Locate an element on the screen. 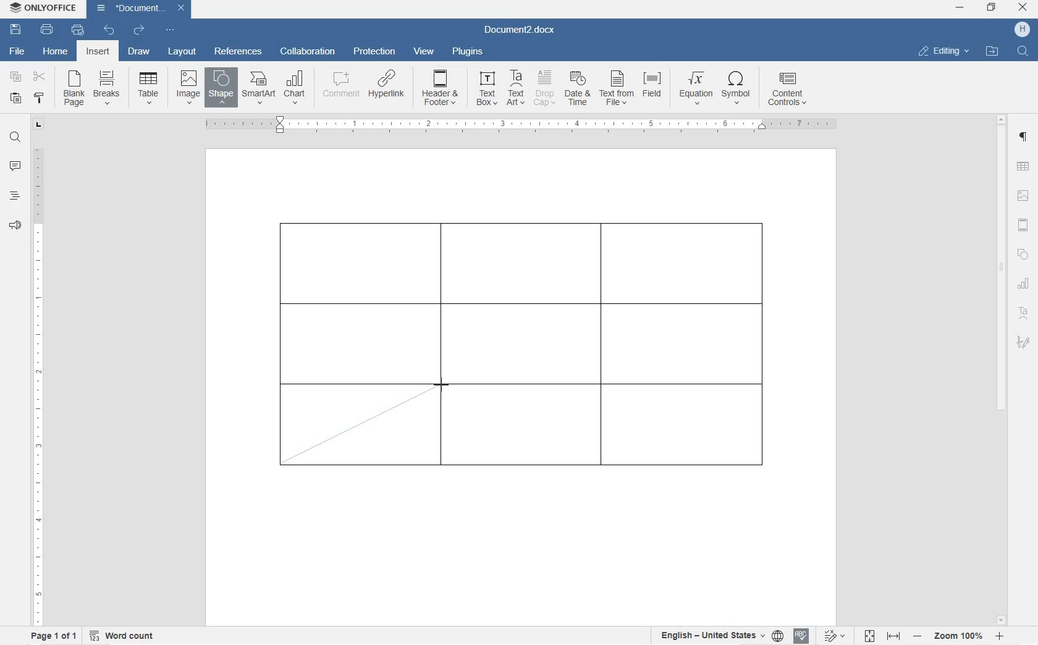 Image resolution: width=1038 pixels, height=645 pixels. TEXT FROM FILE is located at coordinates (618, 90).